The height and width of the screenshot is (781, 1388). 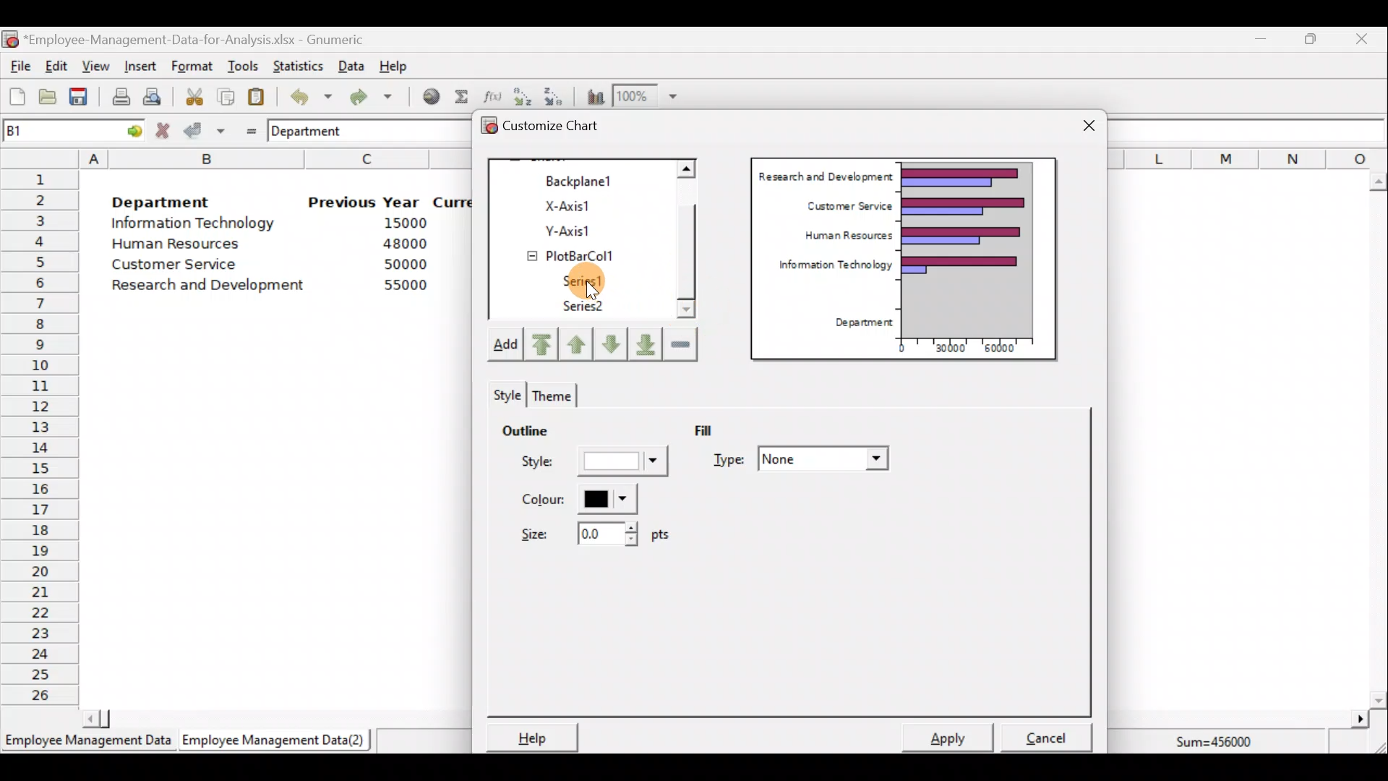 What do you see at coordinates (129, 129) in the screenshot?
I see `go to` at bounding box center [129, 129].